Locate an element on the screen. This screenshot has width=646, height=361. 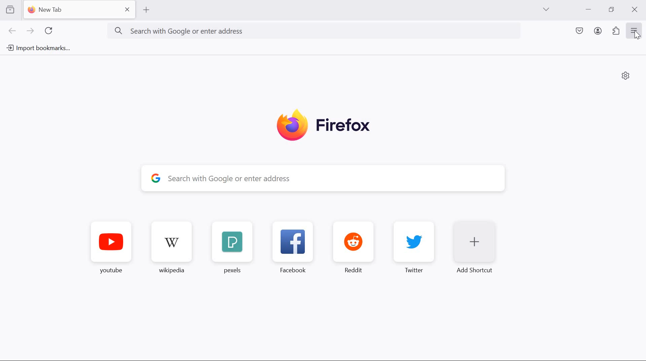
Firefox logo is located at coordinates (324, 125).